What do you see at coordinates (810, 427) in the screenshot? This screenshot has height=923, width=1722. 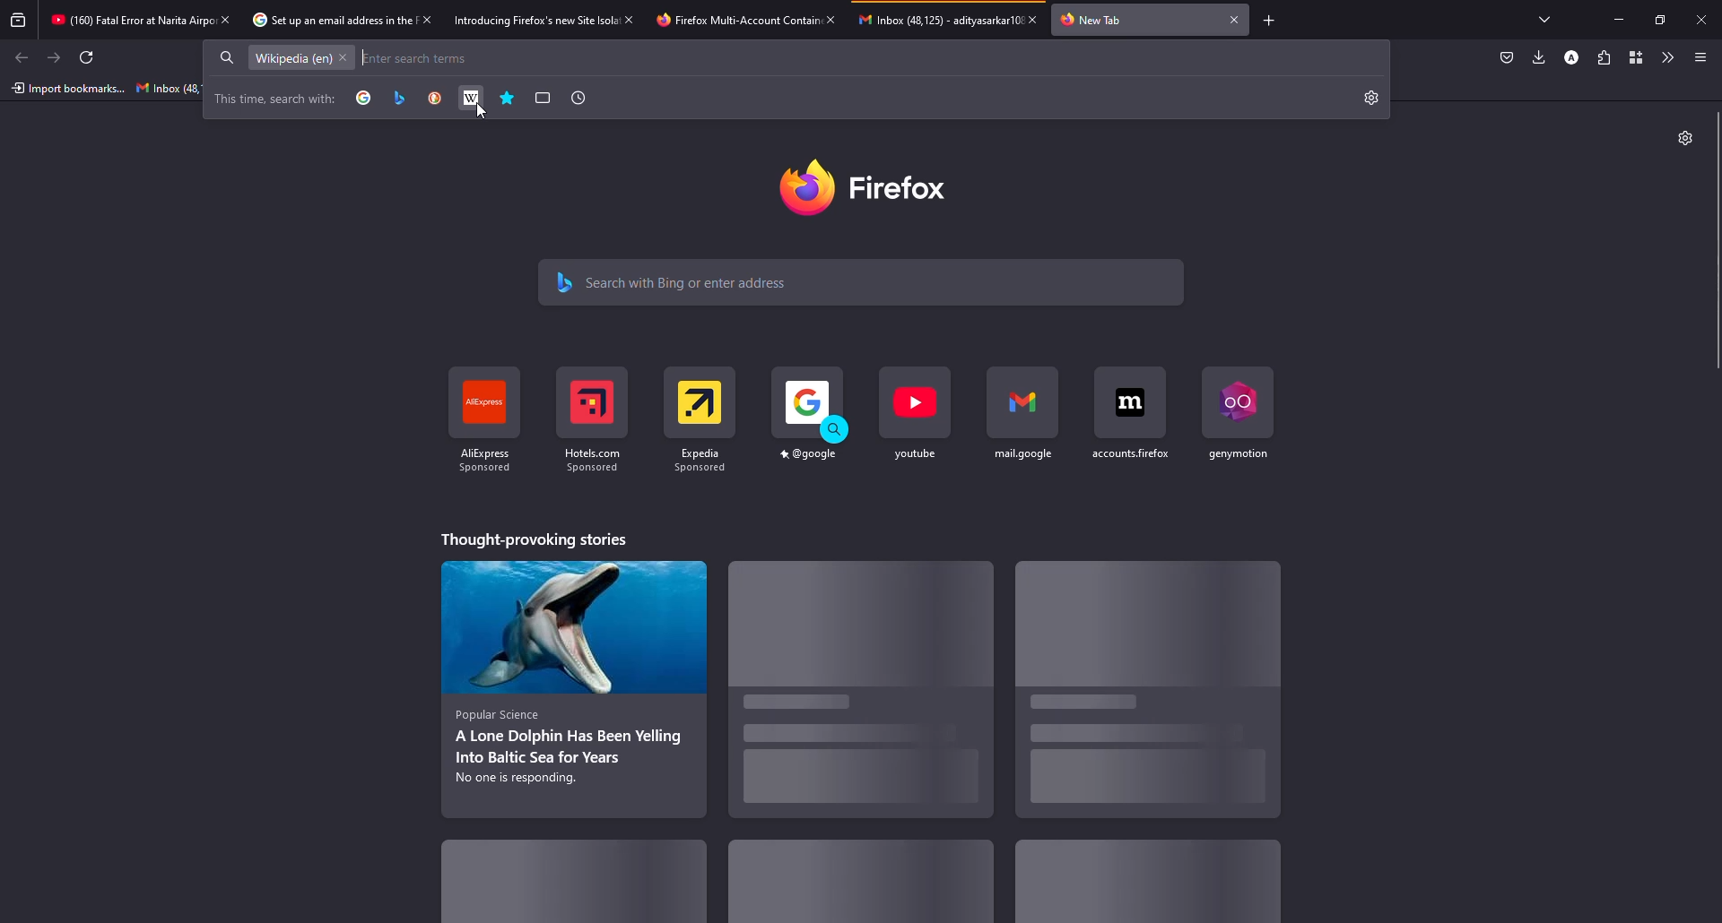 I see `shortcut` at bounding box center [810, 427].